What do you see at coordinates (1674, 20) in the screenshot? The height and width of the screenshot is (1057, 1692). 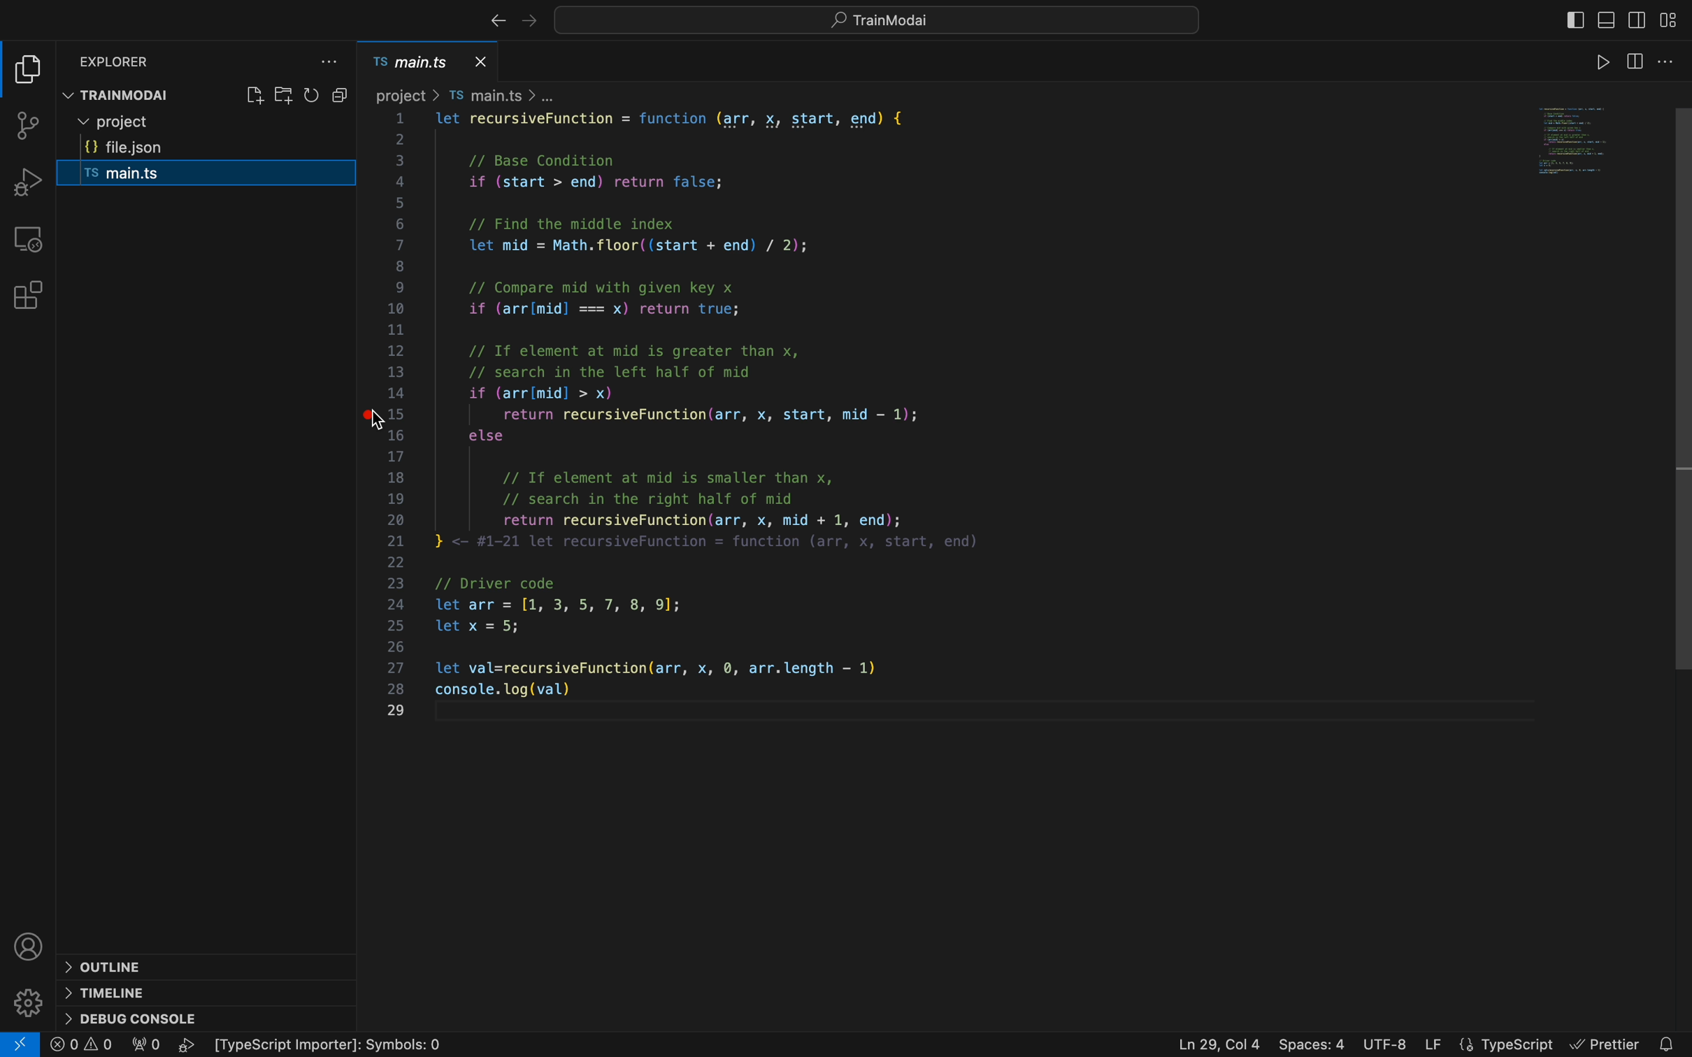 I see `layouts` at bounding box center [1674, 20].